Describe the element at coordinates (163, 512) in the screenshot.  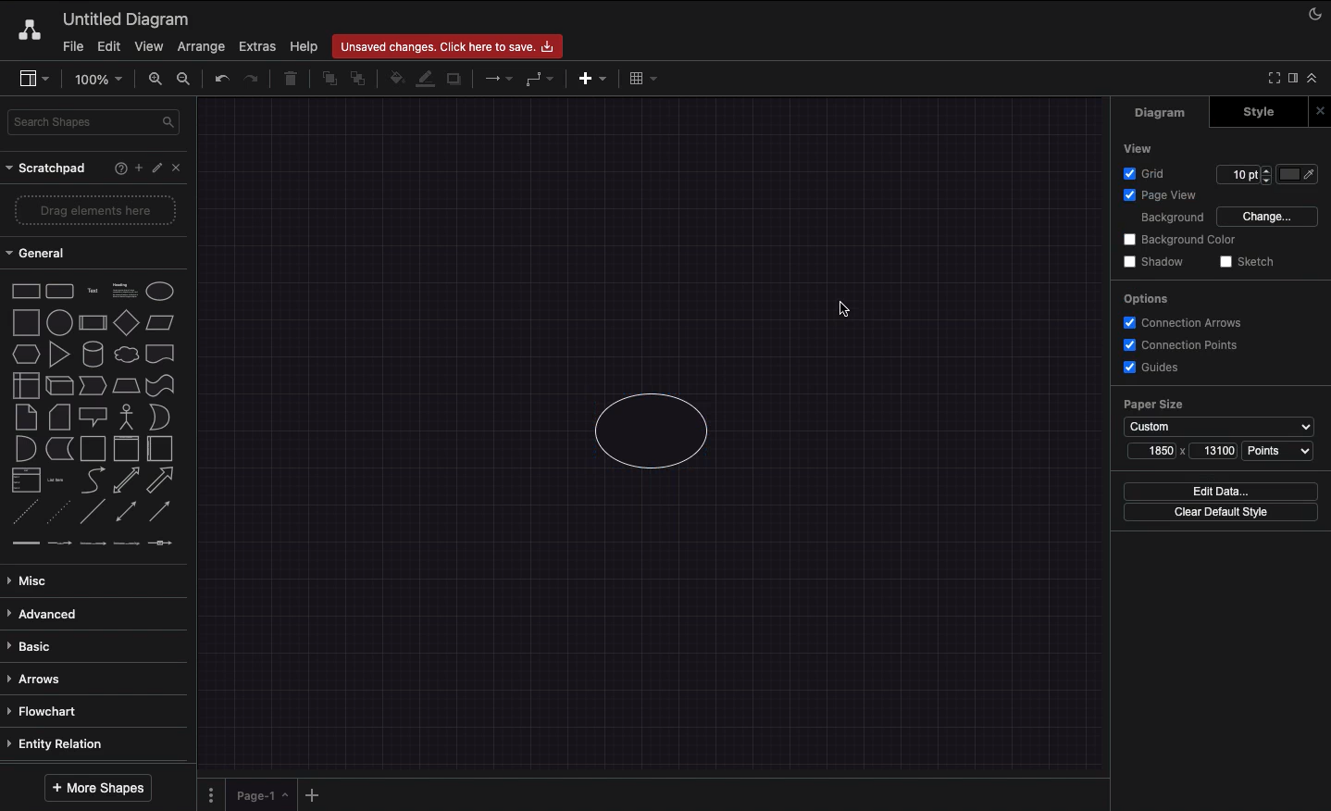
I see `Directional connector` at that location.